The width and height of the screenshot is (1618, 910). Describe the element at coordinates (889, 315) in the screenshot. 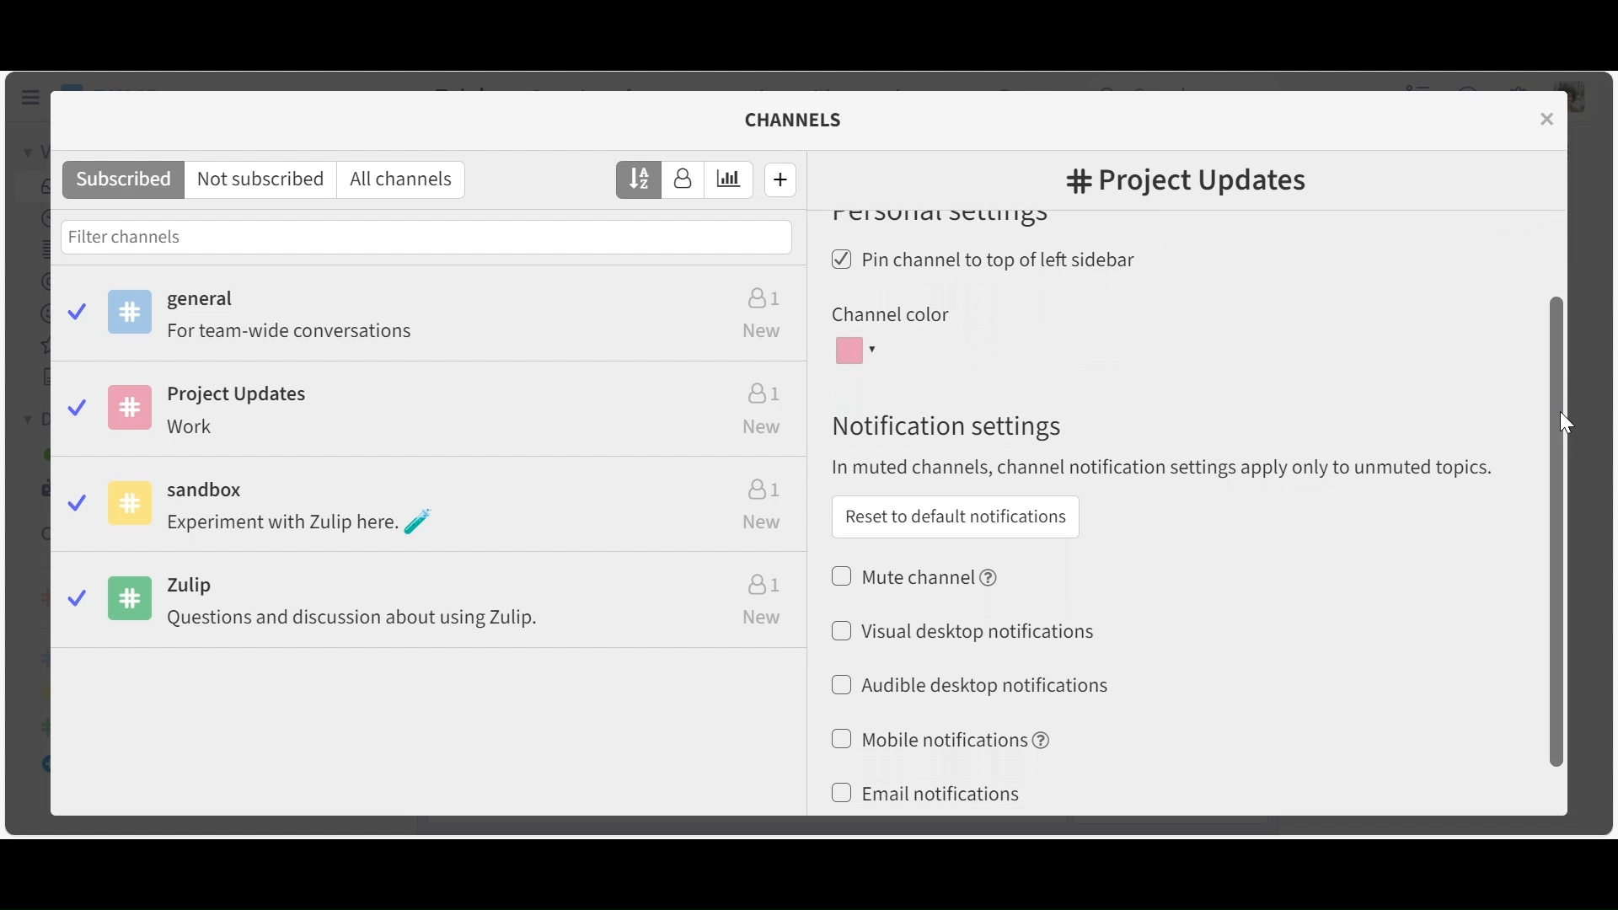

I see `Channel color` at that location.